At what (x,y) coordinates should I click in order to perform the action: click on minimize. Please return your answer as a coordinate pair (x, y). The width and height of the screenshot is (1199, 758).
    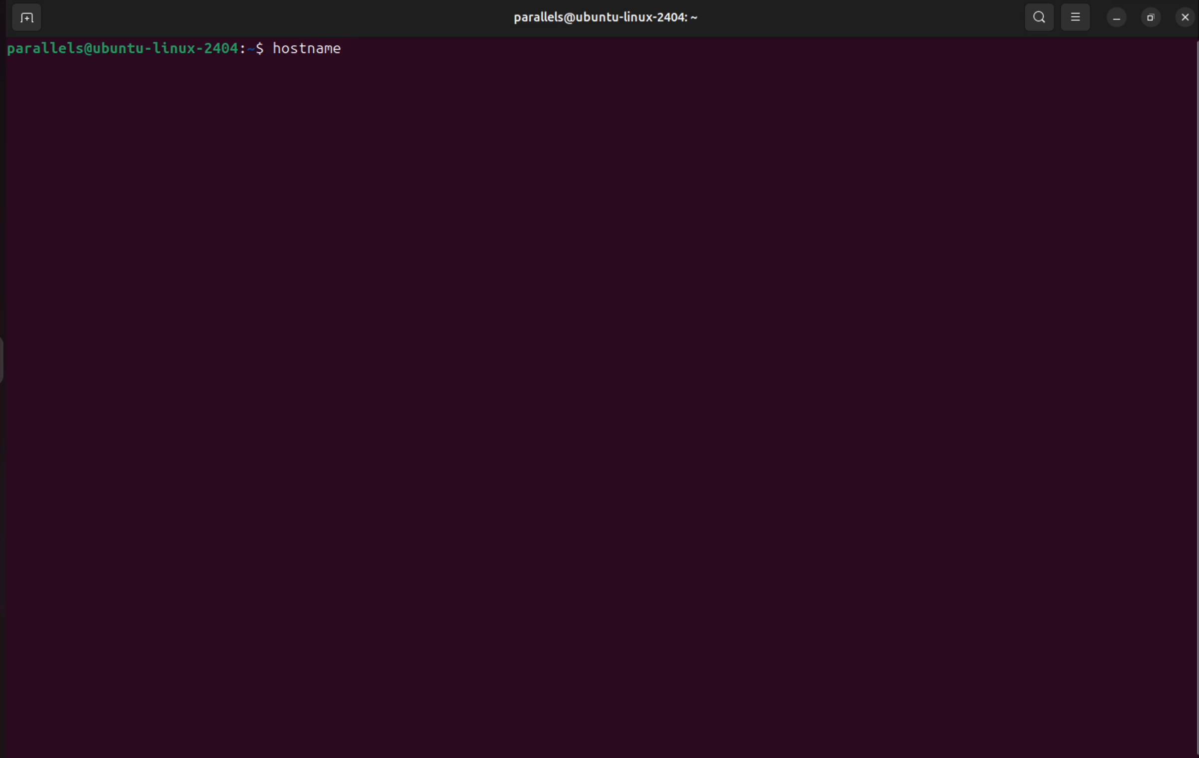
    Looking at the image, I should click on (1116, 18).